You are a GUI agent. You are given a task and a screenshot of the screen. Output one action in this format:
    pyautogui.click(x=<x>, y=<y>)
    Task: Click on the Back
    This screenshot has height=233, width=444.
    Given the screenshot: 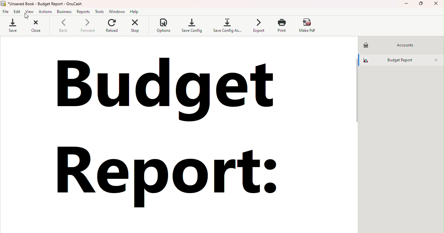 What is the action you would take?
    pyautogui.click(x=61, y=27)
    